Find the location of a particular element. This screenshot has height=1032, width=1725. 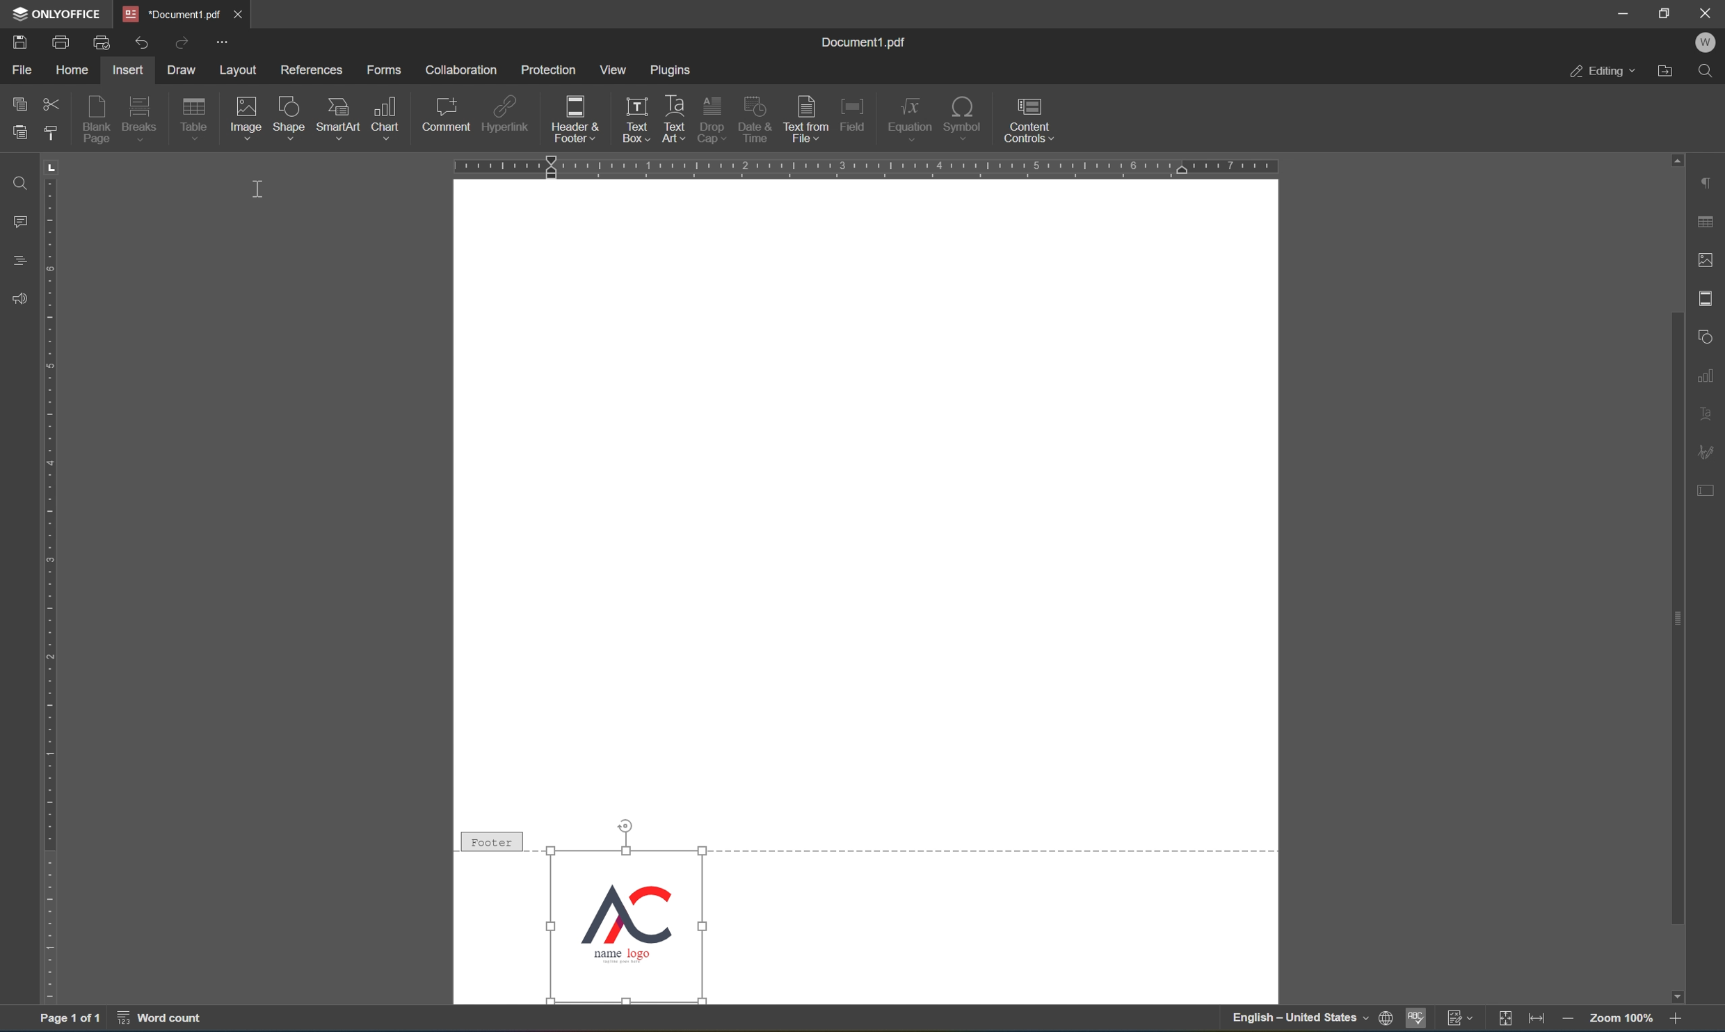

chart is located at coordinates (387, 116).